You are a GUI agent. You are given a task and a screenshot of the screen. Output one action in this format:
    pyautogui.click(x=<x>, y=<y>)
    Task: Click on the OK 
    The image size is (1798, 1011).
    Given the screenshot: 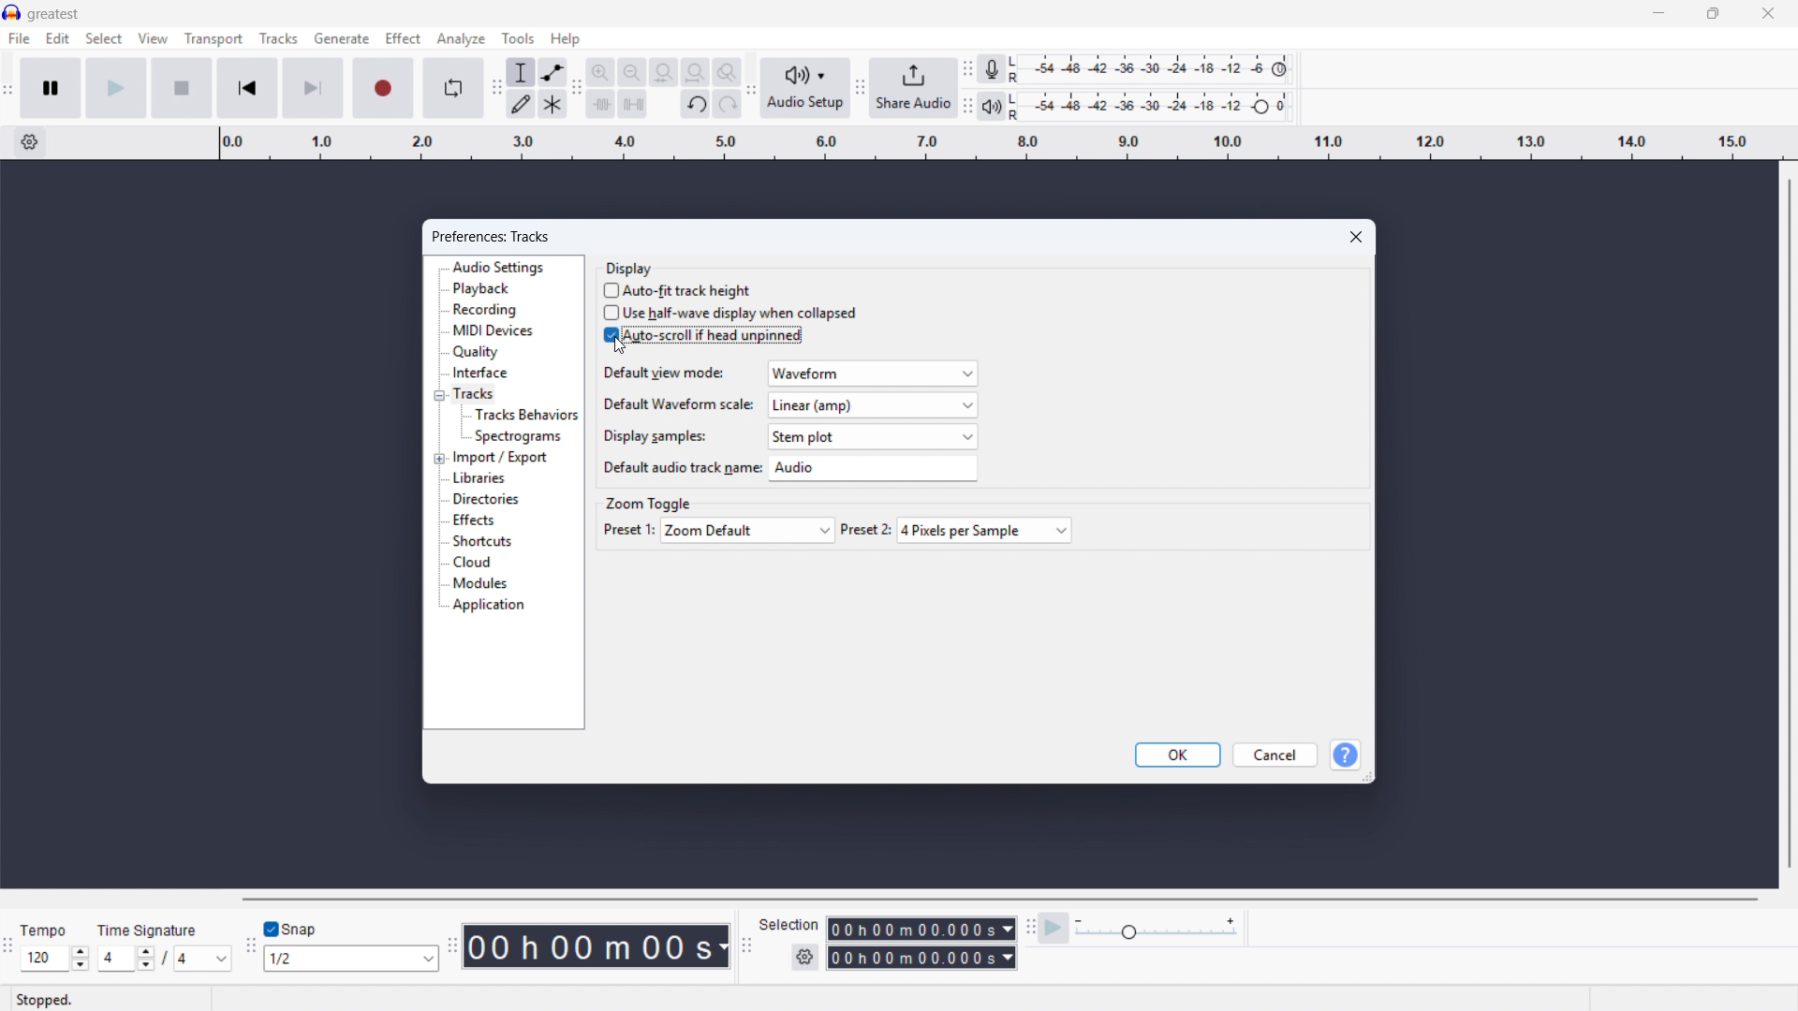 What is the action you would take?
    pyautogui.click(x=1177, y=755)
    